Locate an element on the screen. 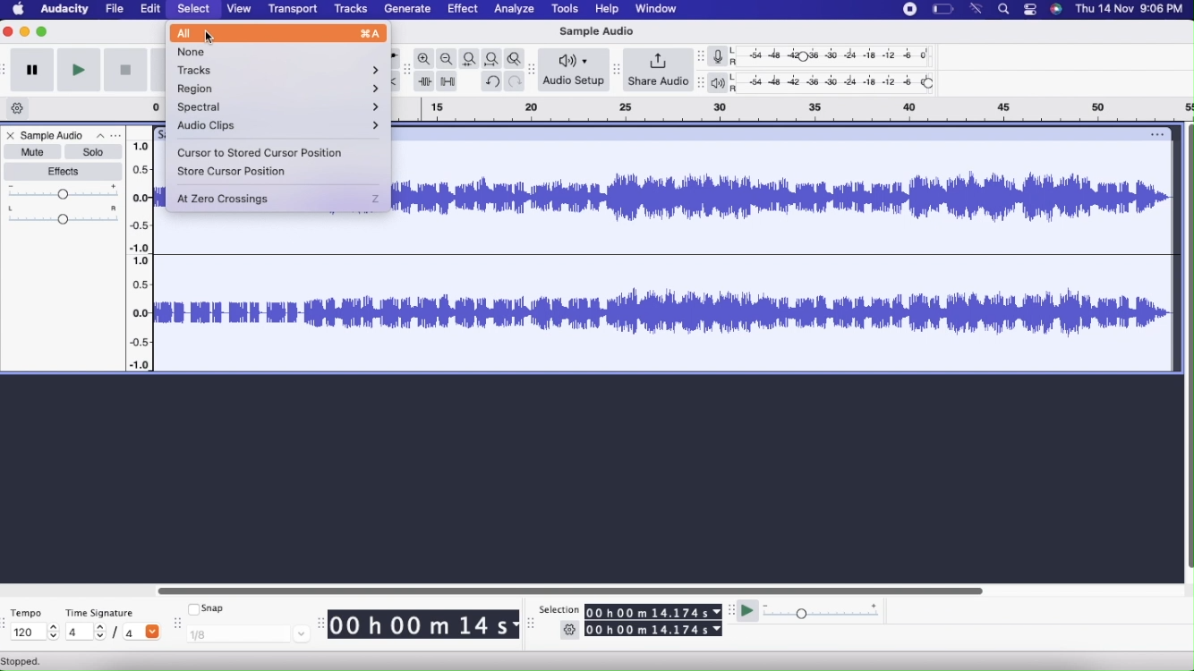  Pan: Center is located at coordinates (62, 217).